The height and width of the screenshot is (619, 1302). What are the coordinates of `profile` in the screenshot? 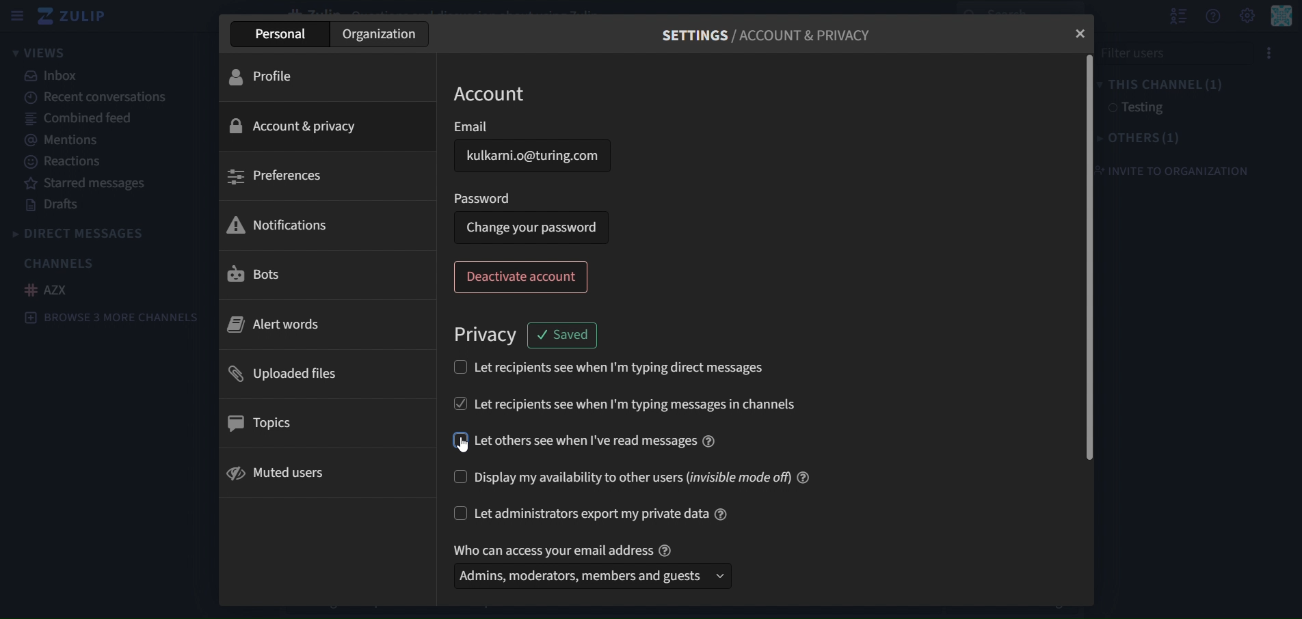 It's located at (271, 76).